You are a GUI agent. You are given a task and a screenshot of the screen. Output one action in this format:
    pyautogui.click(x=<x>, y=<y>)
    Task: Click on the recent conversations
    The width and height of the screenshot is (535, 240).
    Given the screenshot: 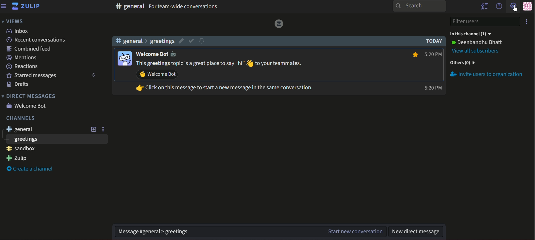 What is the action you would take?
    pyautogui.click(x=36, y=40)
    